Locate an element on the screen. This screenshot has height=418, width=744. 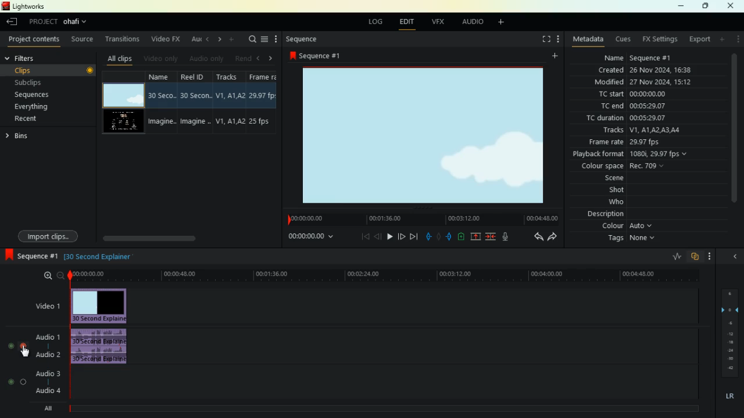
right is located at coordinates (269, 57).